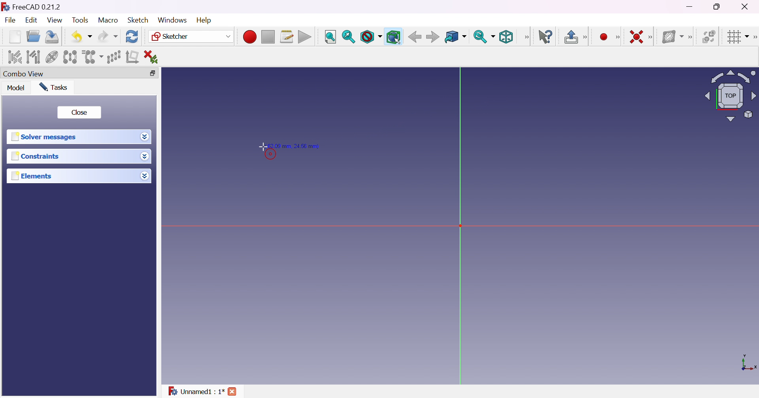  Describe the element at coordinates (262, 147) in the screenshot. I see `cursor` at that location.